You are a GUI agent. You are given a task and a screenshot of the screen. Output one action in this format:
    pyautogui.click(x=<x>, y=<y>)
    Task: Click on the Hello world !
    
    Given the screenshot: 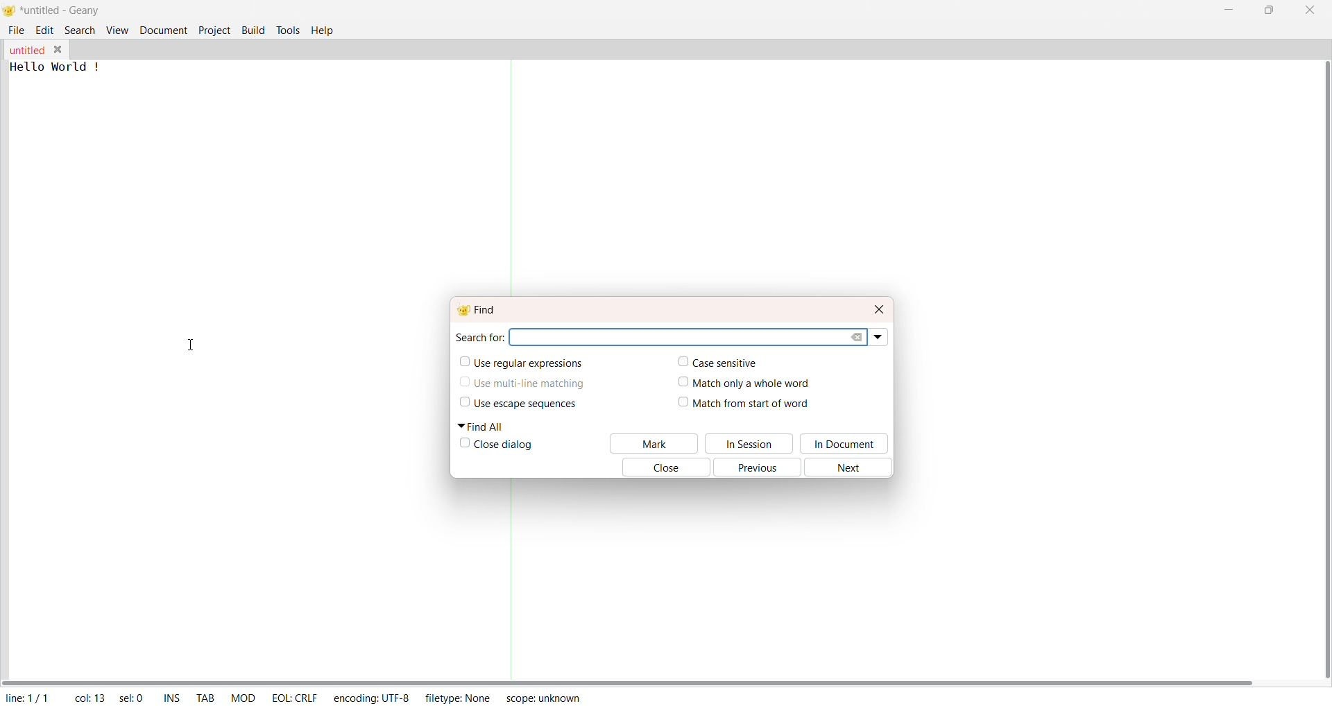 What is the action you would take?
    pyautogui.click(x=58, y=67)
    